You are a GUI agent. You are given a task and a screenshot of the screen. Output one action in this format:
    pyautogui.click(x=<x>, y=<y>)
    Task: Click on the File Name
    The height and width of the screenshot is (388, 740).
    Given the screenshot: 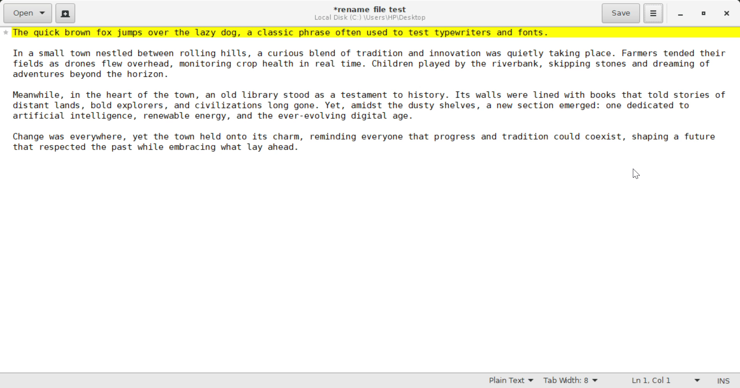 What is the action you would take?
    pyautogui.click(x=370, y=8)
    